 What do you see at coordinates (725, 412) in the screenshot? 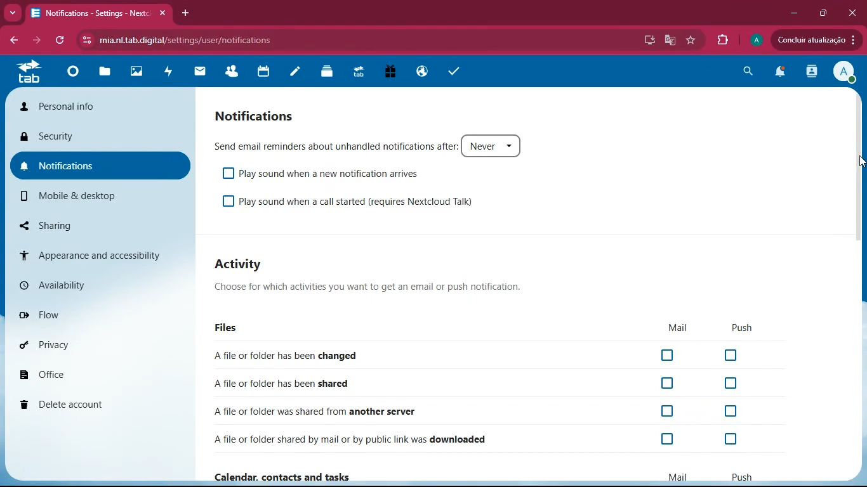
I see `Checkbox` at bounding box center [725, 412].